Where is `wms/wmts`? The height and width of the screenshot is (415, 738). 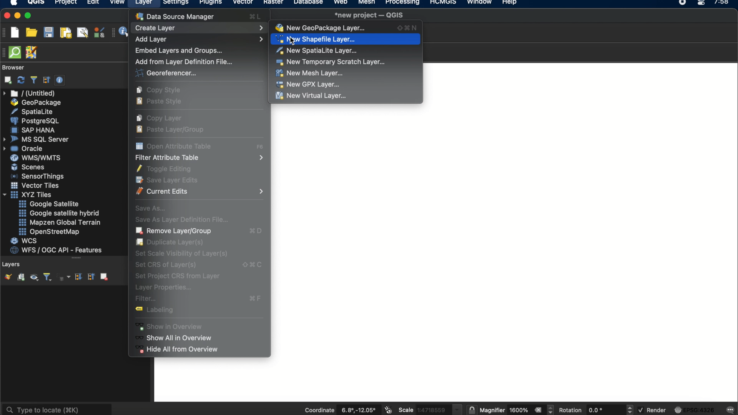
wms/wmts is located at coordinates (35, 158).